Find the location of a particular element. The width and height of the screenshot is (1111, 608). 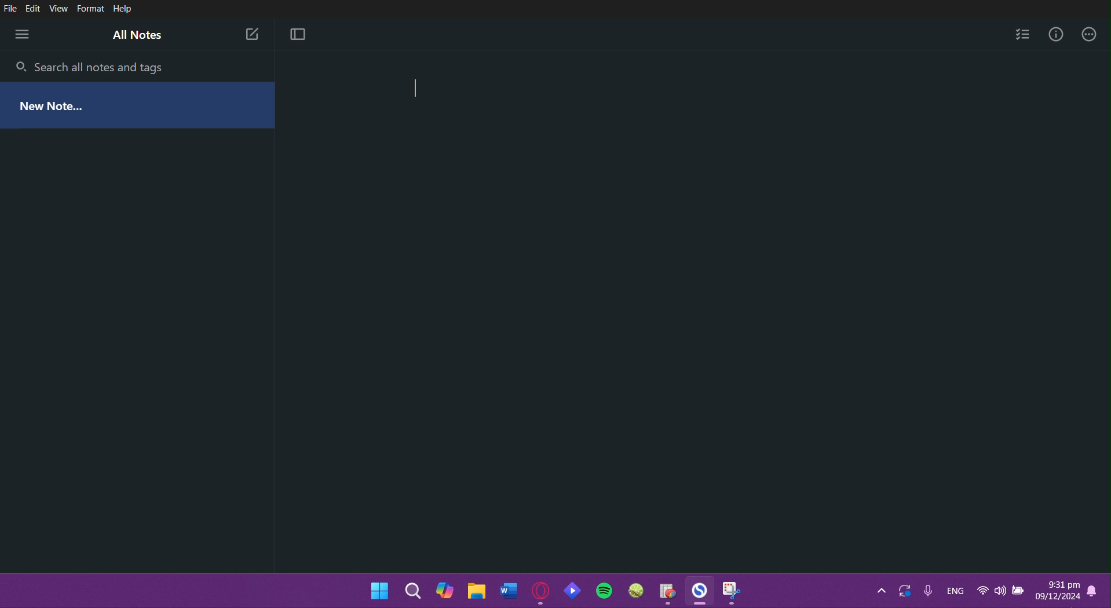

More is located at coordinates (1089, 35).